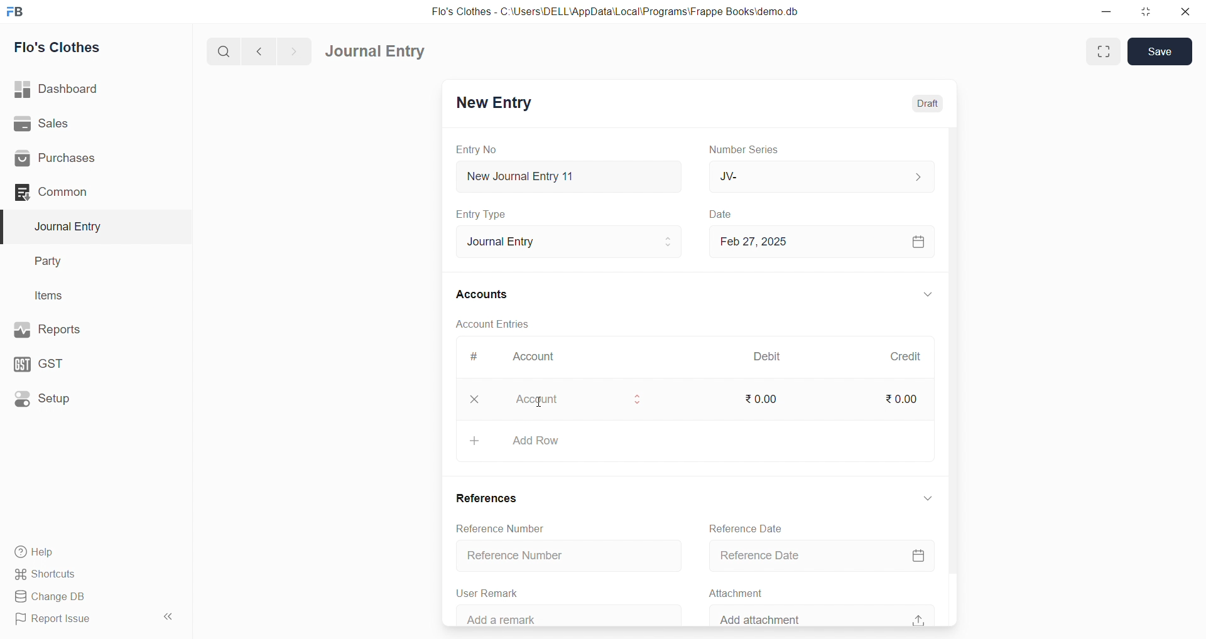 Image resolution: width=1206 pixels, height=639 pixels. I want to click on Reference Date, so click(746, 527).